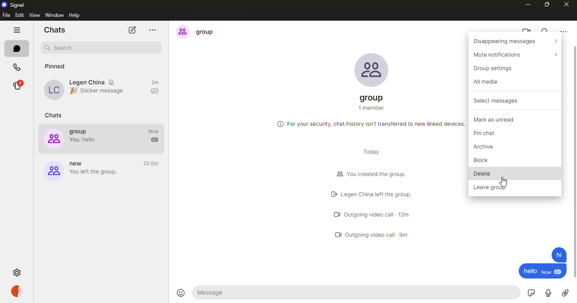  I want to click on you left the group., so click(95, 173).